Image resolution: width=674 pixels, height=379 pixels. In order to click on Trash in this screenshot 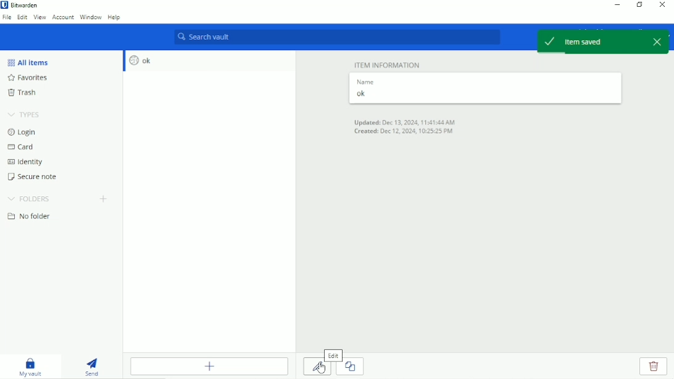, I will do `click(23, 93)`.